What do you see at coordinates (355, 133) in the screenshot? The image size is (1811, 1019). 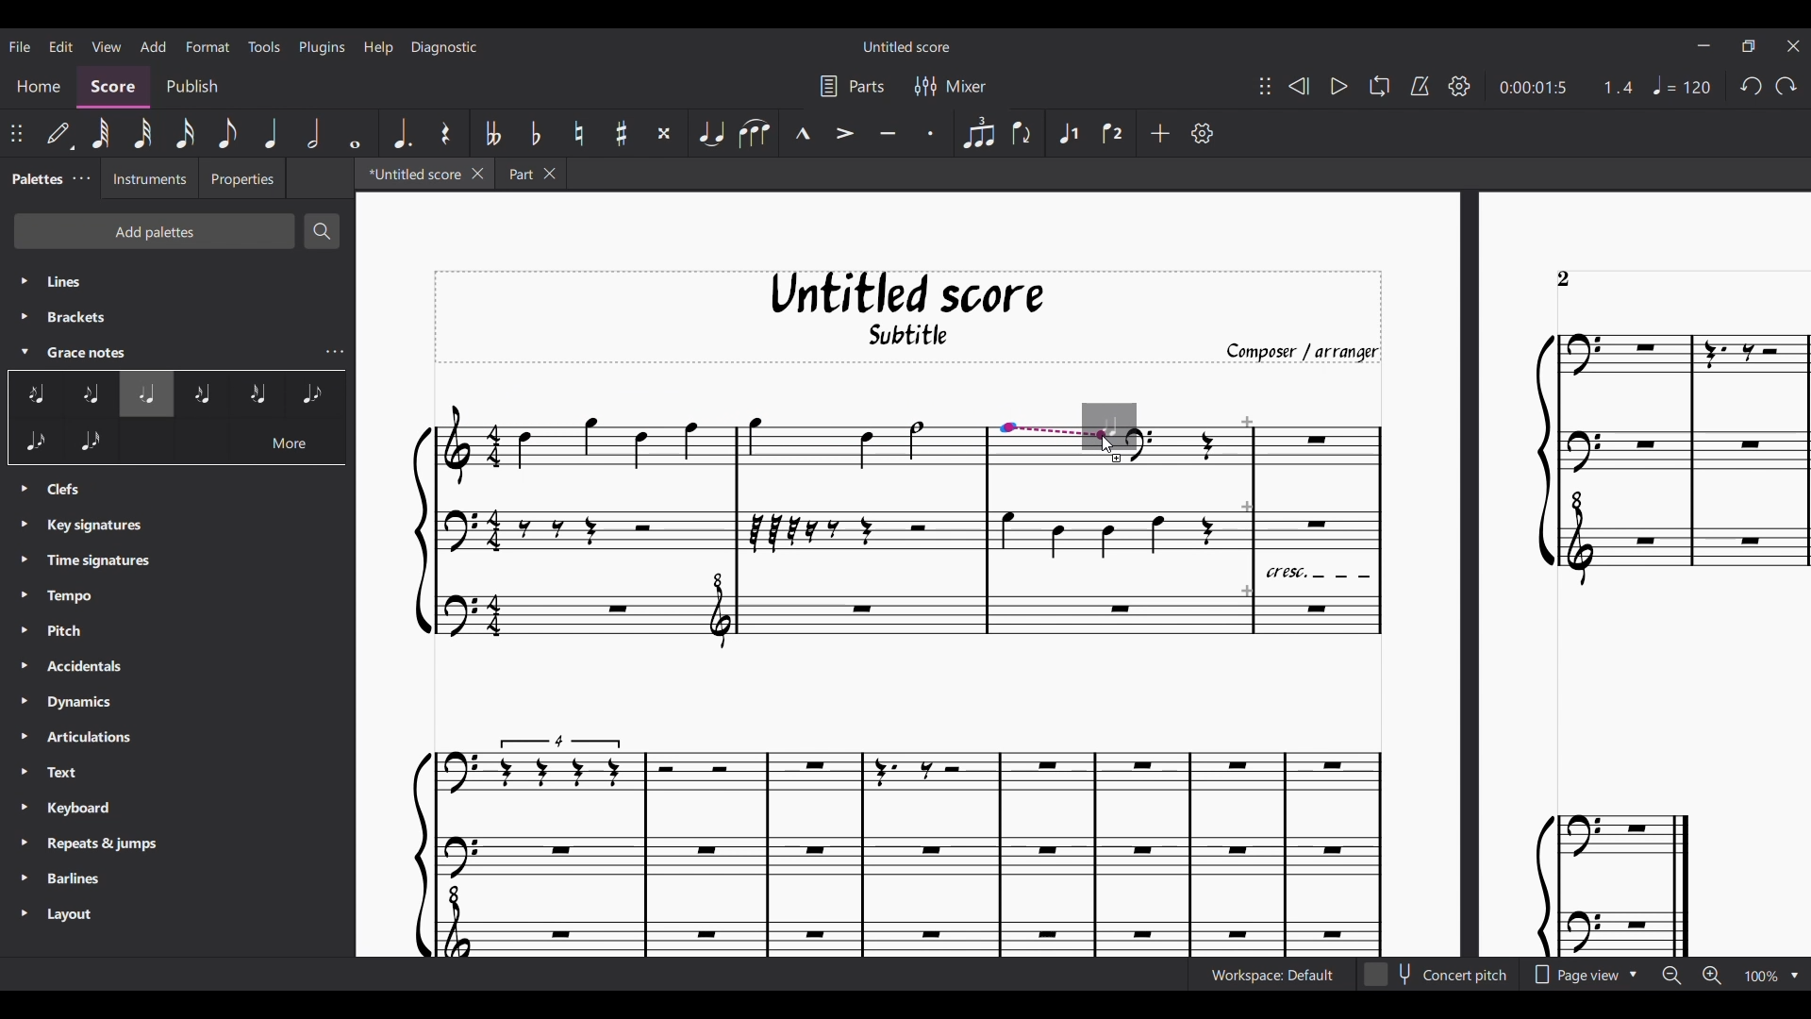 I see `Whole note` at bounding box center [355, 133].